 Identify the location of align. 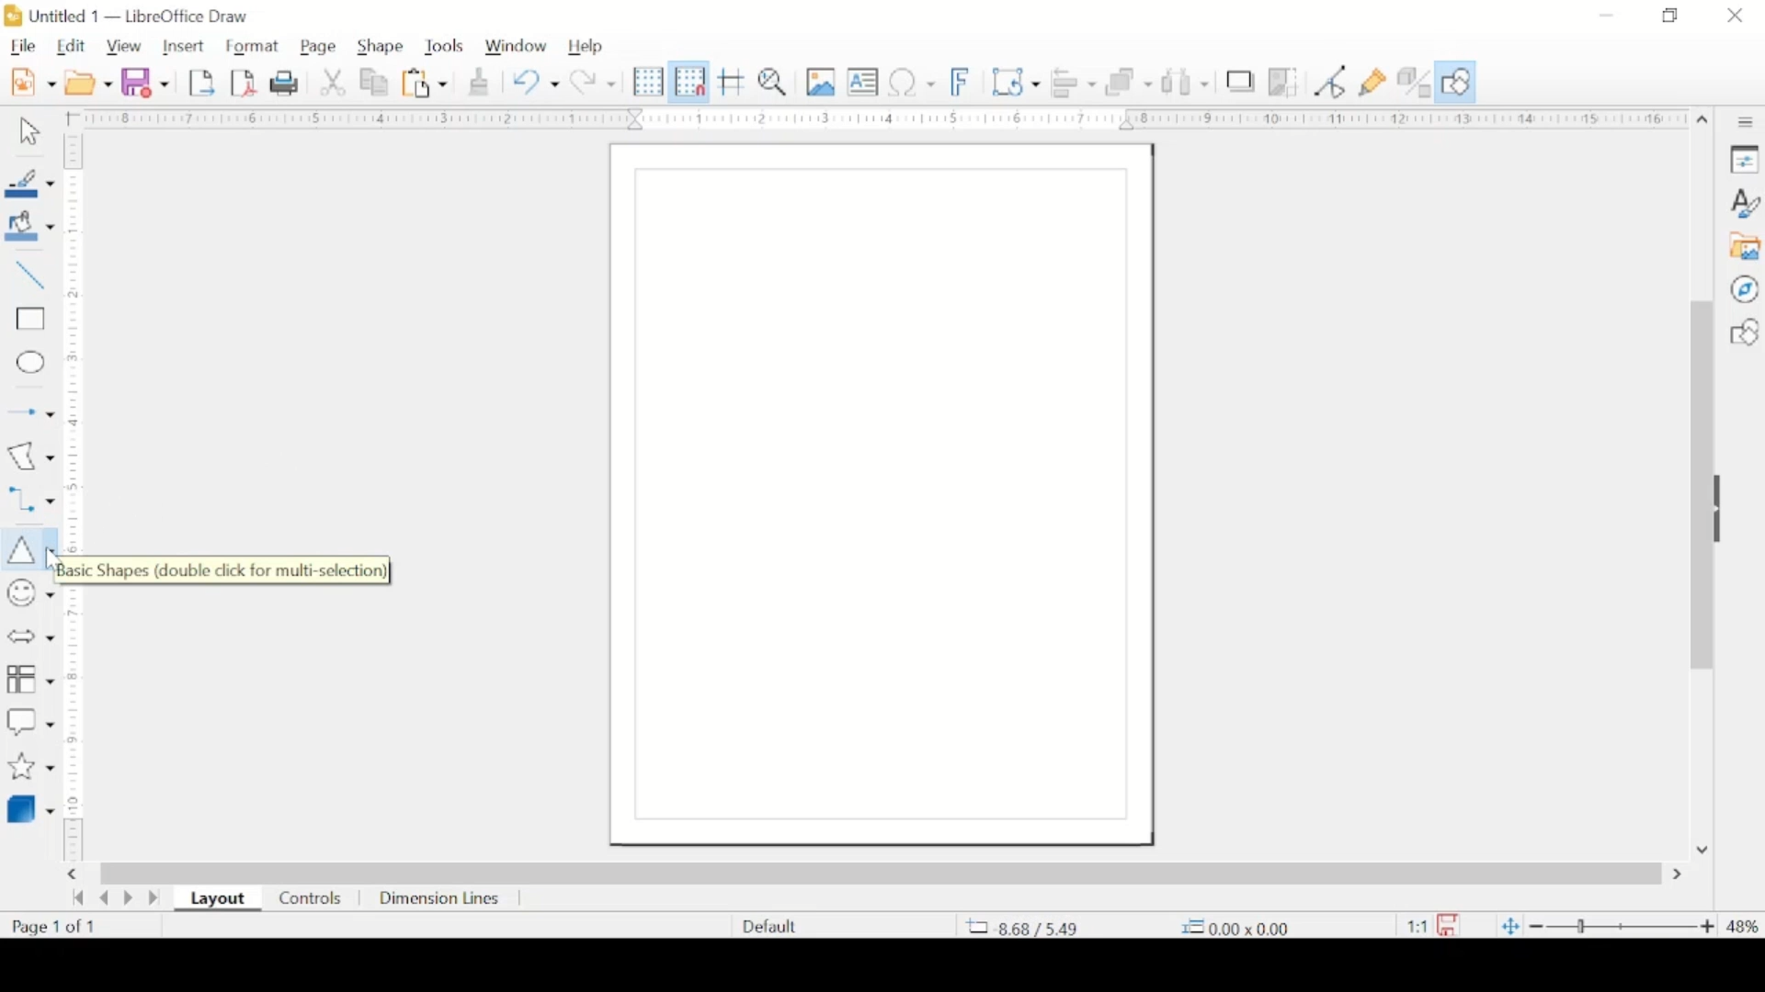
(1076, 81).